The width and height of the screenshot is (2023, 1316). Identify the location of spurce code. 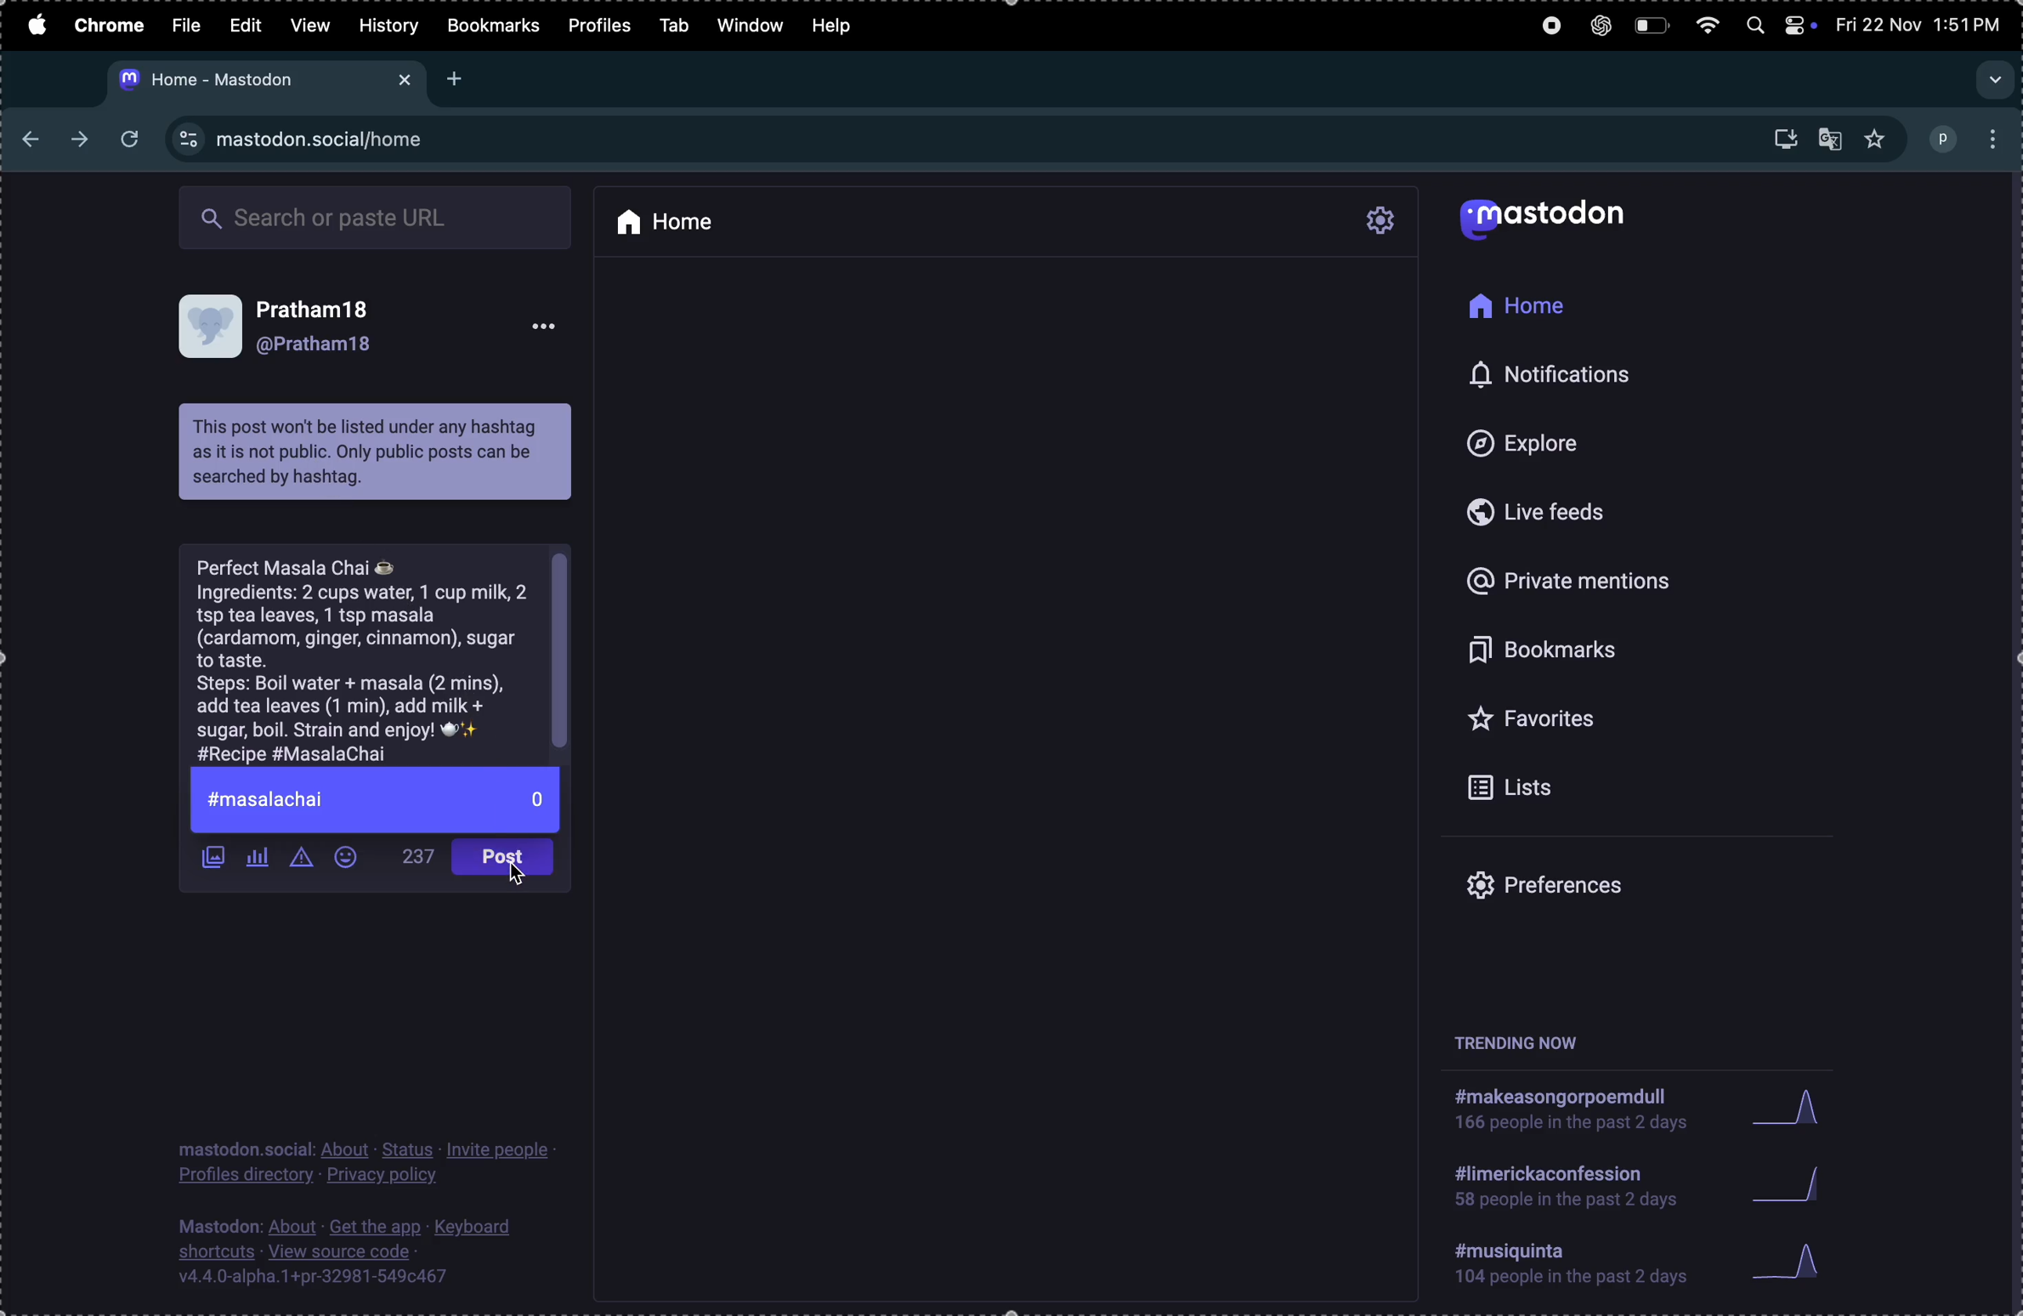
(346, 1255).